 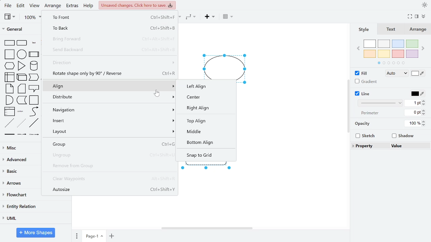 I want to click on flowchart, so click(x=21, y=195).